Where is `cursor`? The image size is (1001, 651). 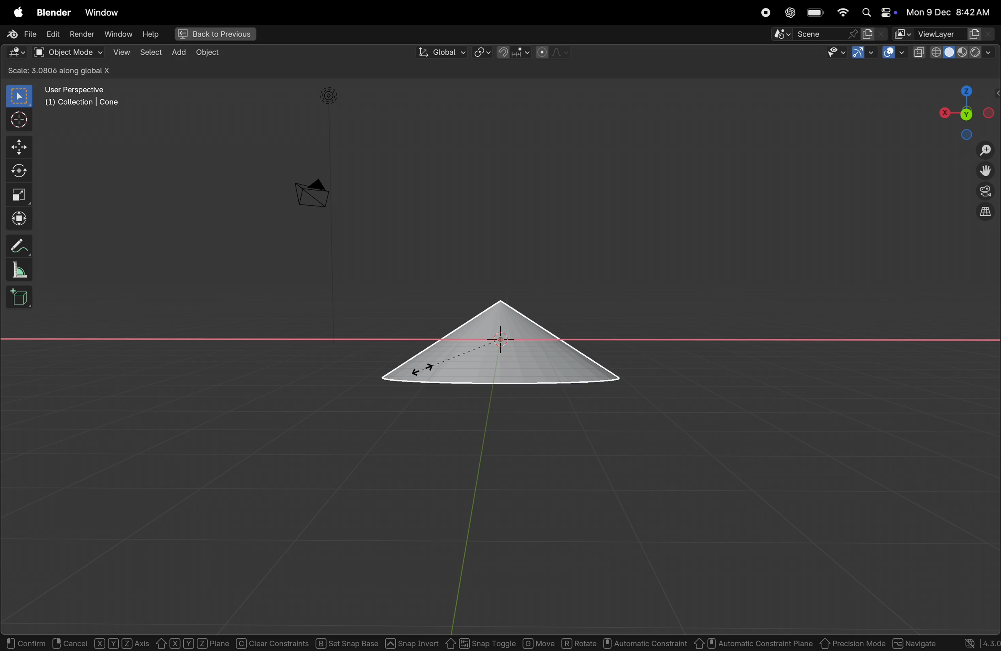
cursor is located at coordinates (16, 120).